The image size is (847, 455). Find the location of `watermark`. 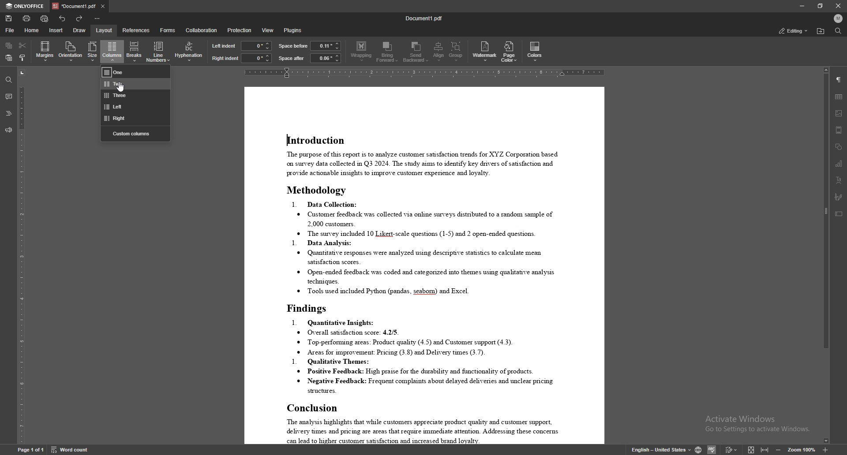

watermark is located at coordinates (485, 51).